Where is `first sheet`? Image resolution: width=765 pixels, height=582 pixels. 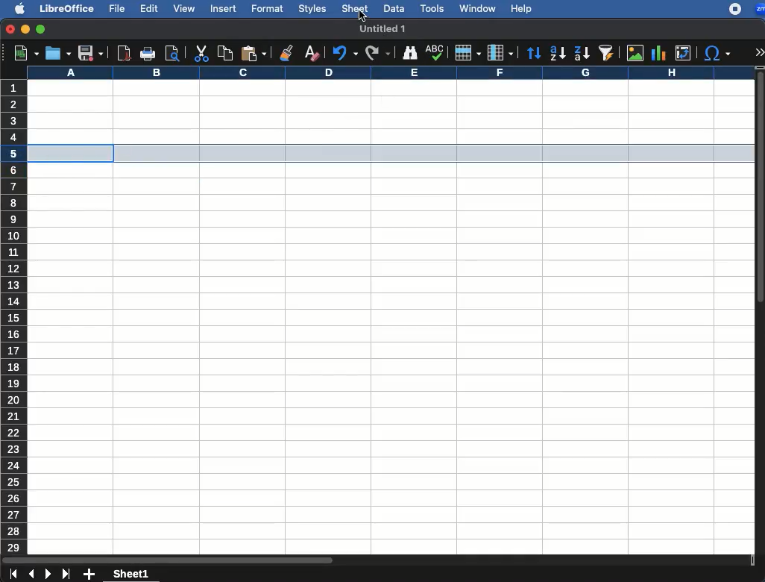
first sheet is located at coordinates (13, 573).